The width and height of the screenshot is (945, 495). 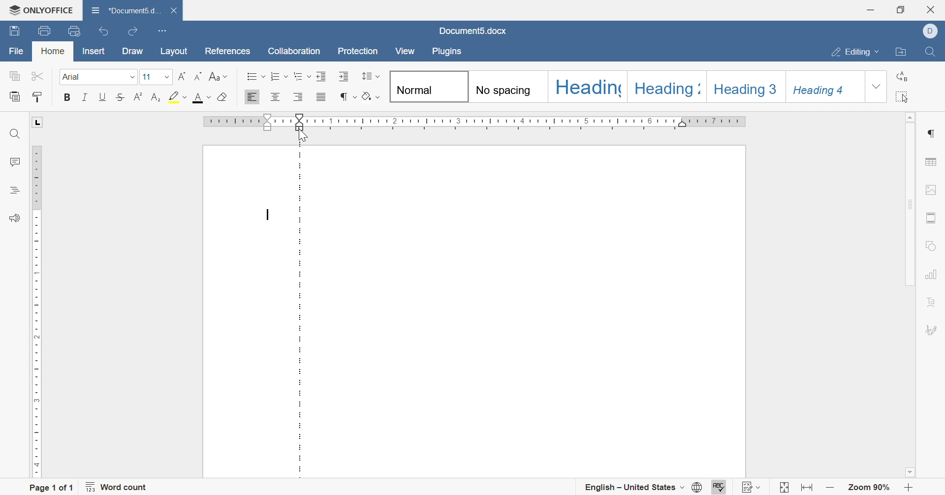 What do you see at coordinates (448, 53) in the screenshot?
I see `plugins` at bounding box center [448, 53].